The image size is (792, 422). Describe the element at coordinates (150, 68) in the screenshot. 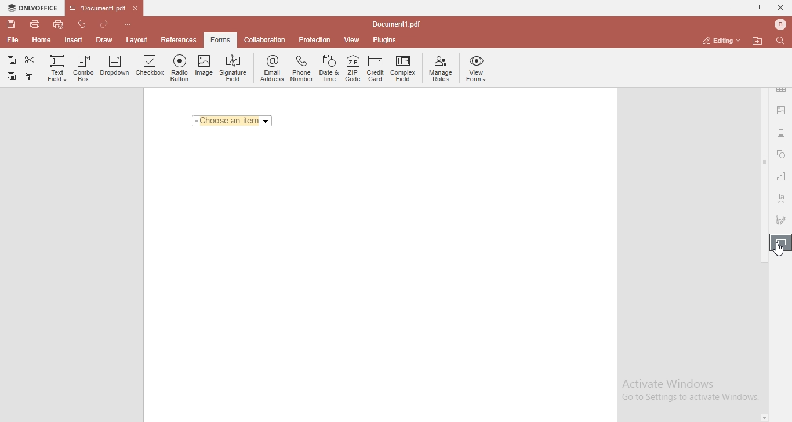

I see `checkbox` at that location.